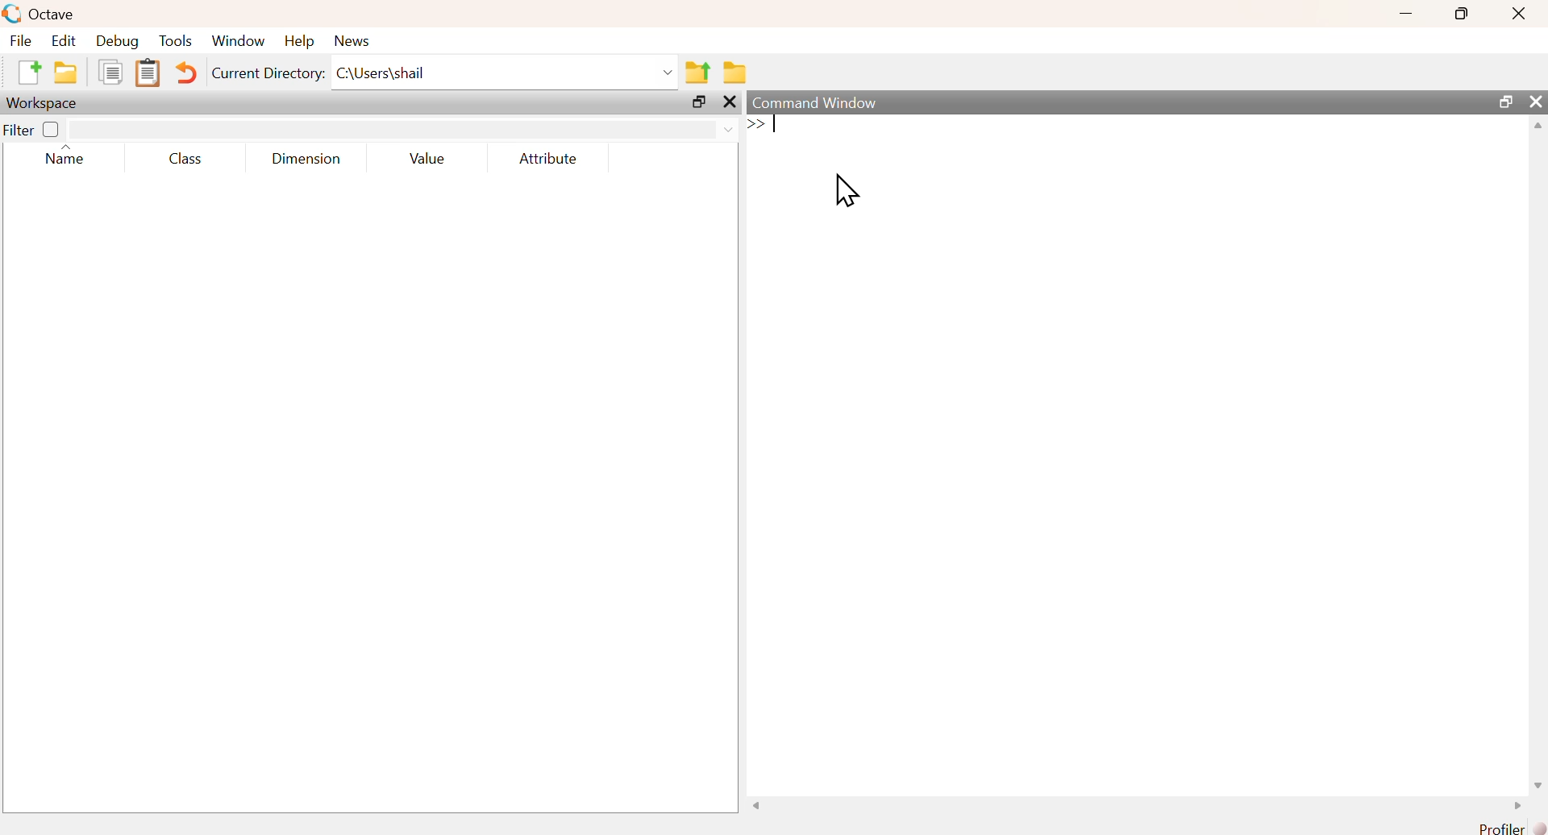  Describe the element at coordinates (381, 73) in the screenshot. I see `C:\Users\shail` at that location.